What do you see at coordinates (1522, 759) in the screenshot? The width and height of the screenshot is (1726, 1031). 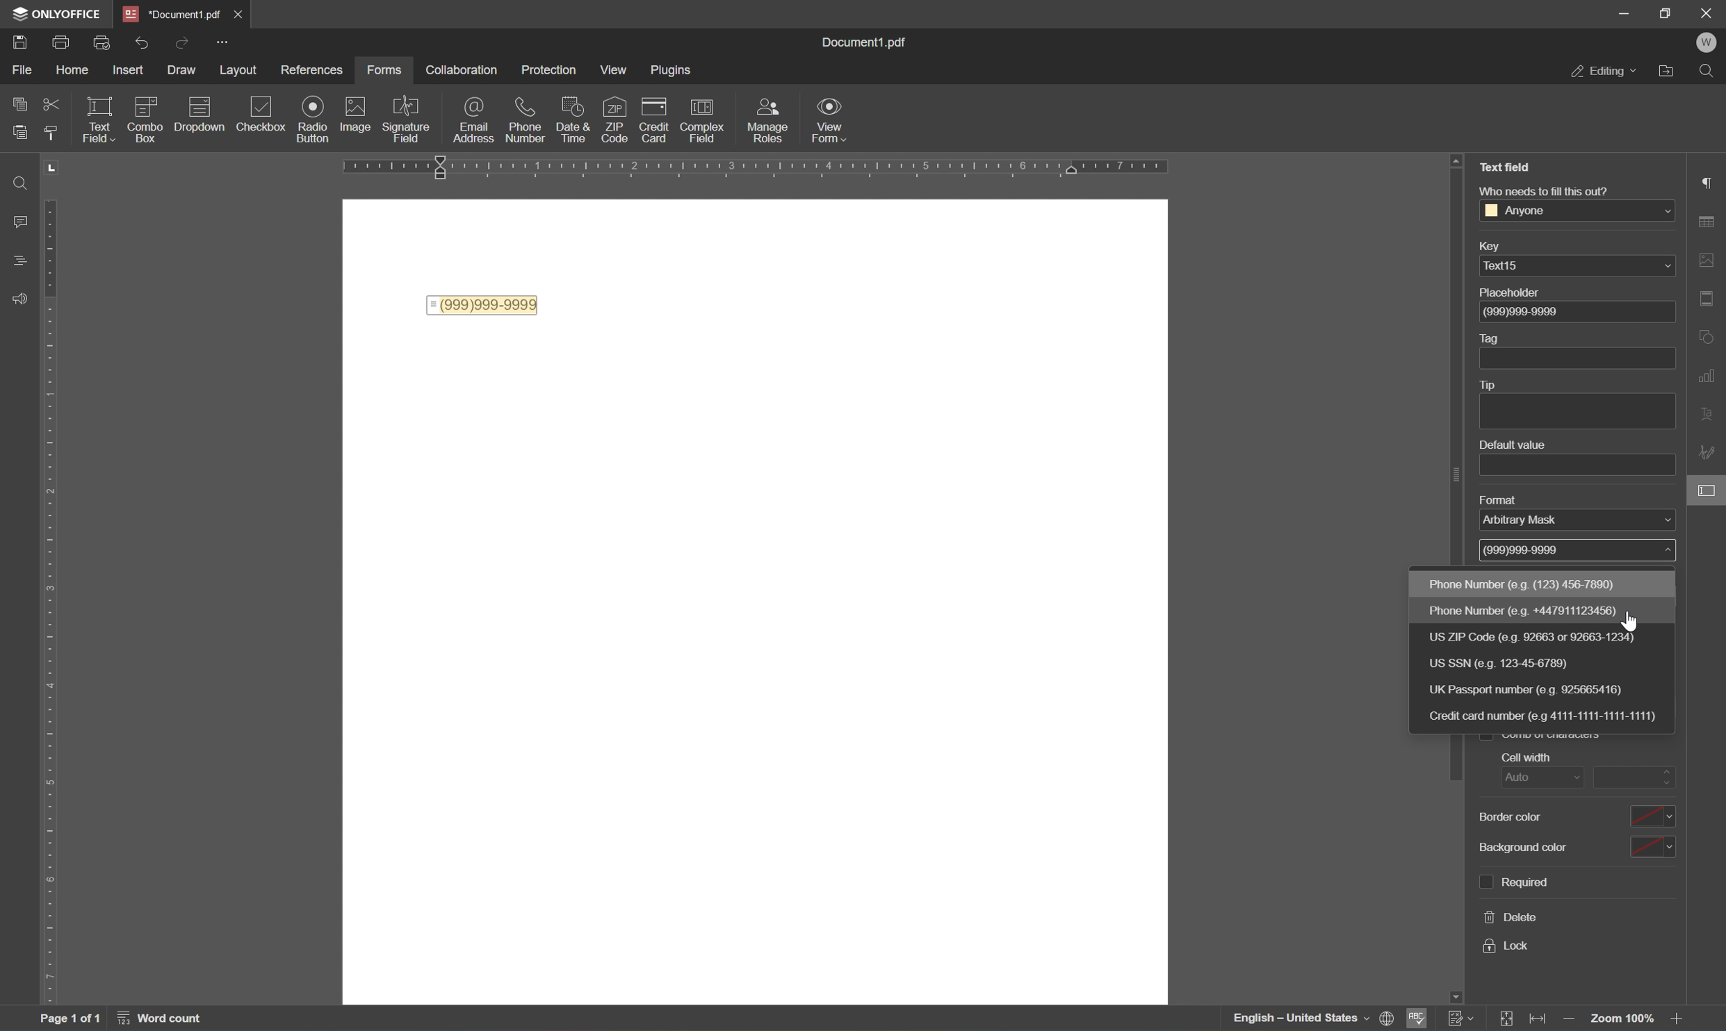 I see `cell width` at bounding box center [1522, 759].